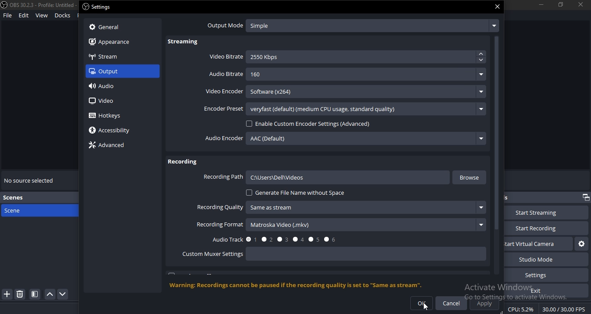  Describe the element at coordinates (538, 291) in the screenshot. I see `exit` at that location.